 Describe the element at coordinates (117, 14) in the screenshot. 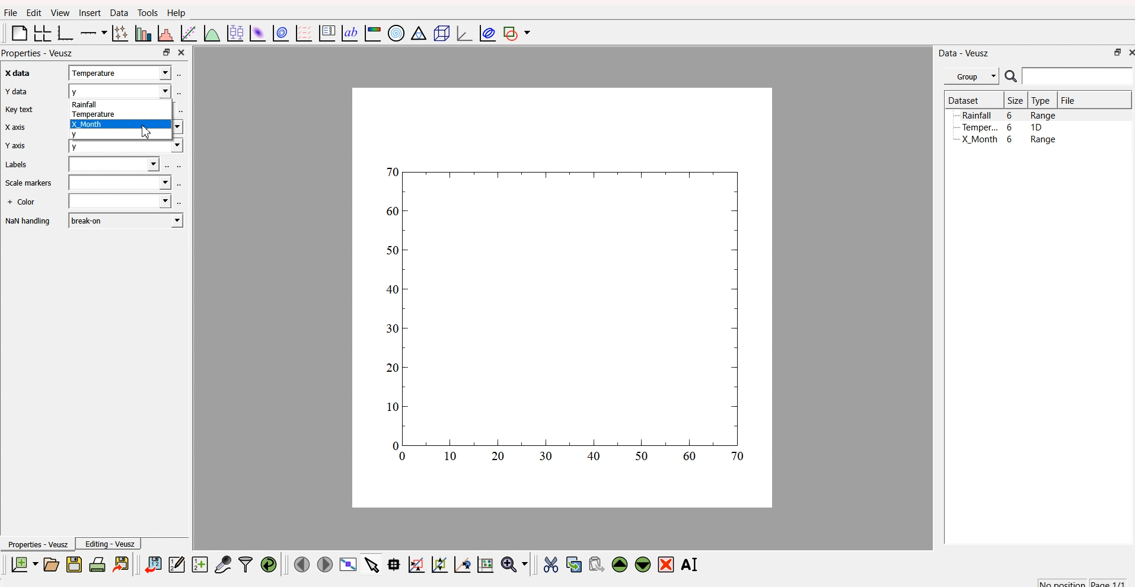

I see `Data` at that location.